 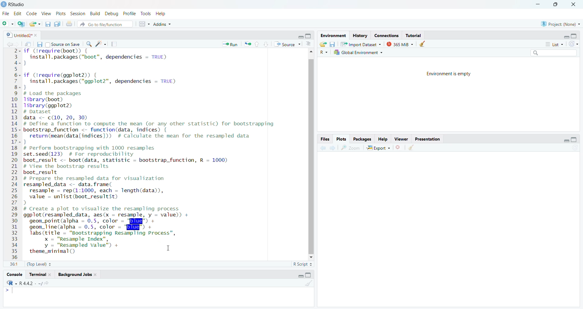 What do you see at coordinates (309, 275) in the screenshot?
I see `hide console` at bounding box center [309, 275].